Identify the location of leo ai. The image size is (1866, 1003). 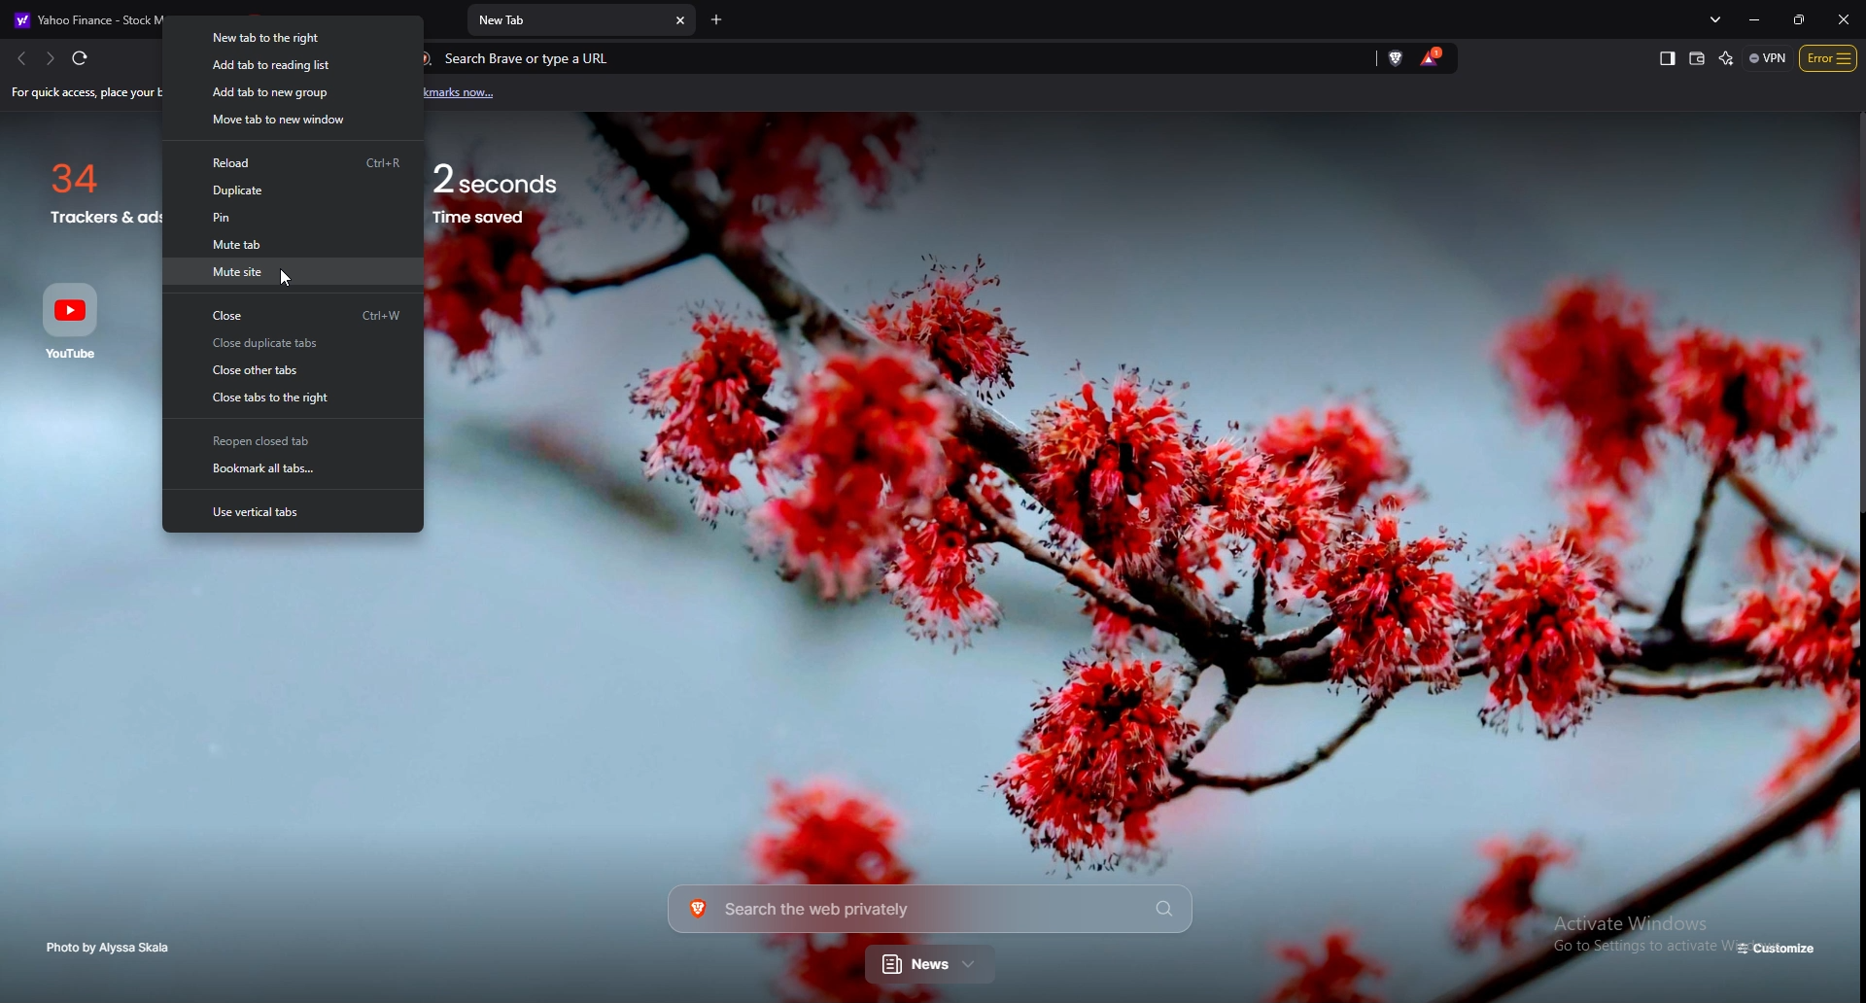
(1727, 58).